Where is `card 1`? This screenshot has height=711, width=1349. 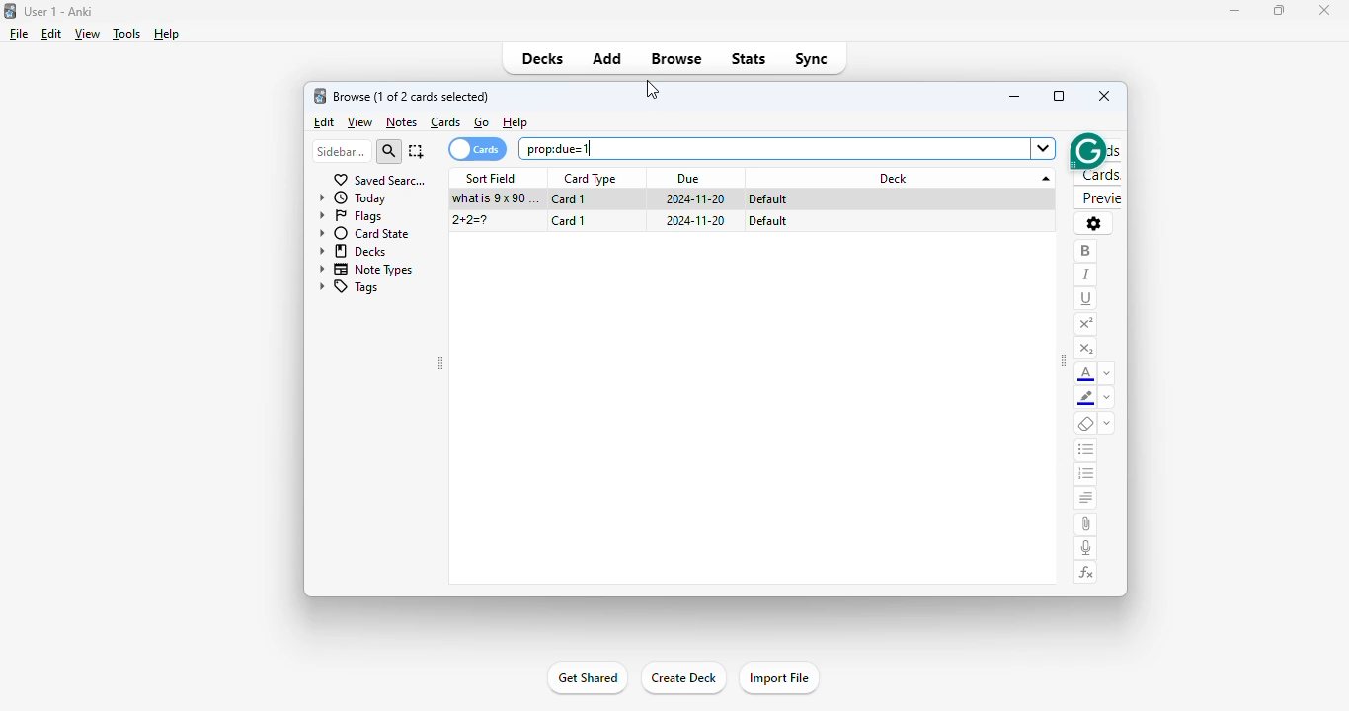 card 1 is located at coordinates (568, 220).